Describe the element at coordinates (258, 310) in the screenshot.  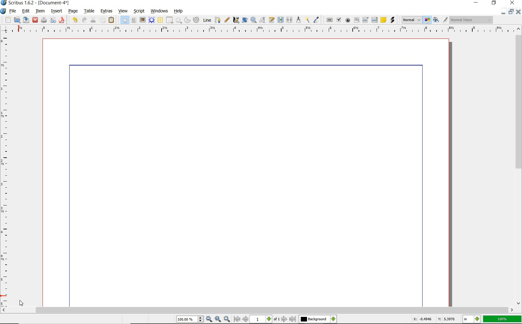
I see `scrollbar` at that location.